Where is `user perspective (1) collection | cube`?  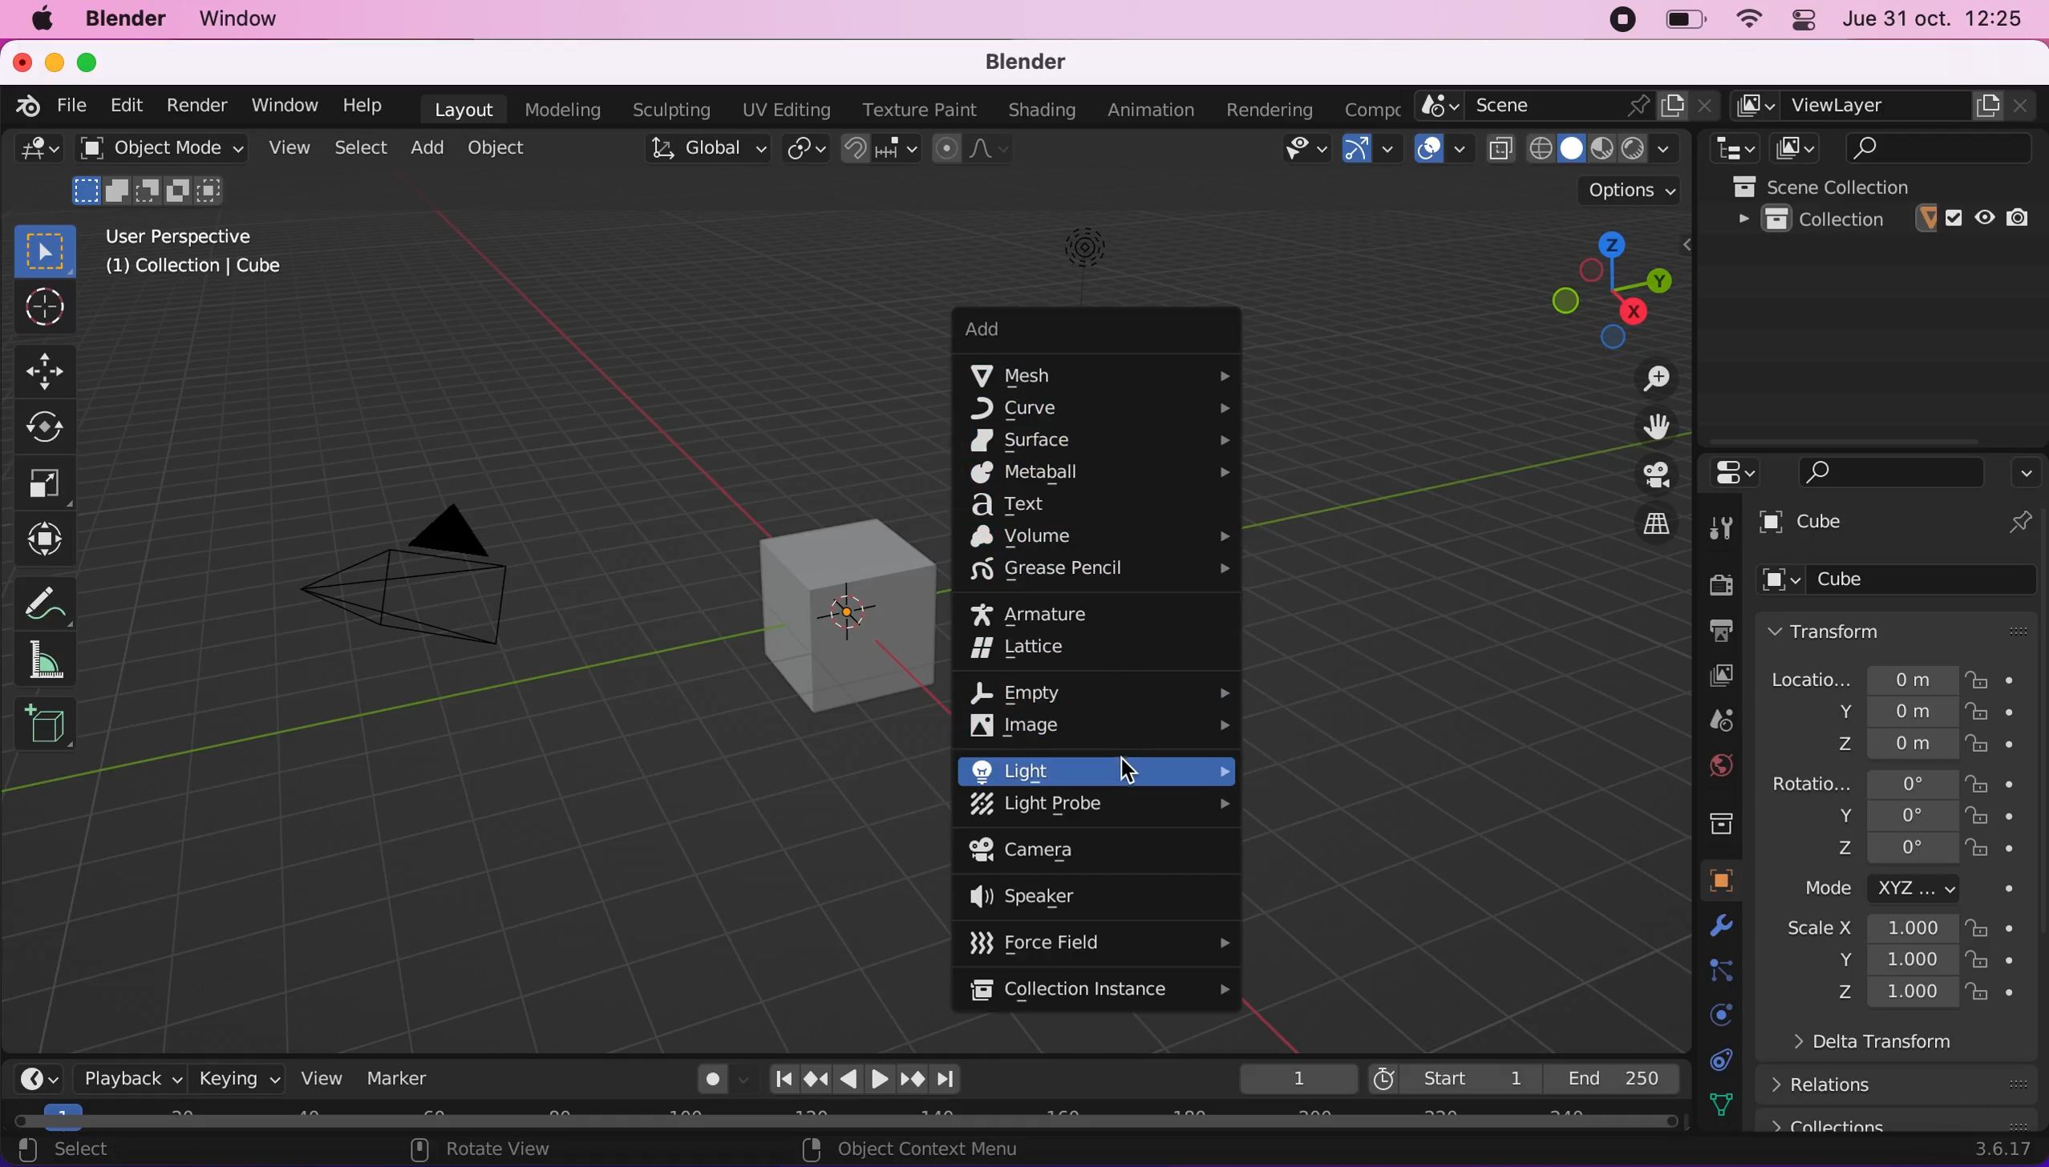 user perspective (1) collection | cube is located at coordinates (201, 252).